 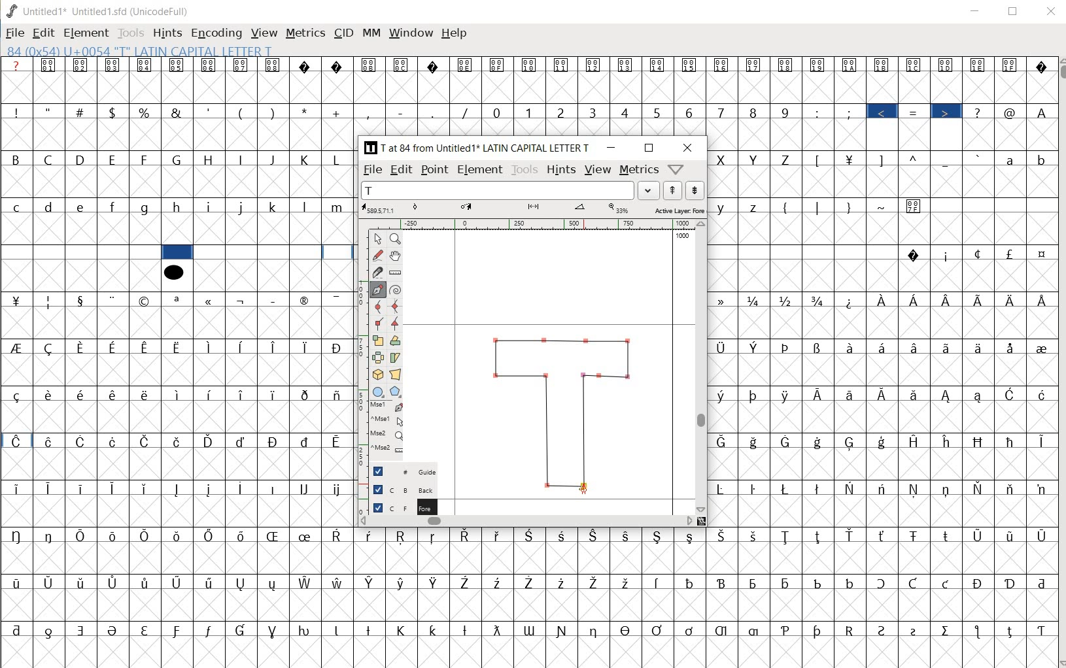 What do you see at coordinates (337, 347) in the screenshot?
I see `Symbol` at bounding box center [337, 347].